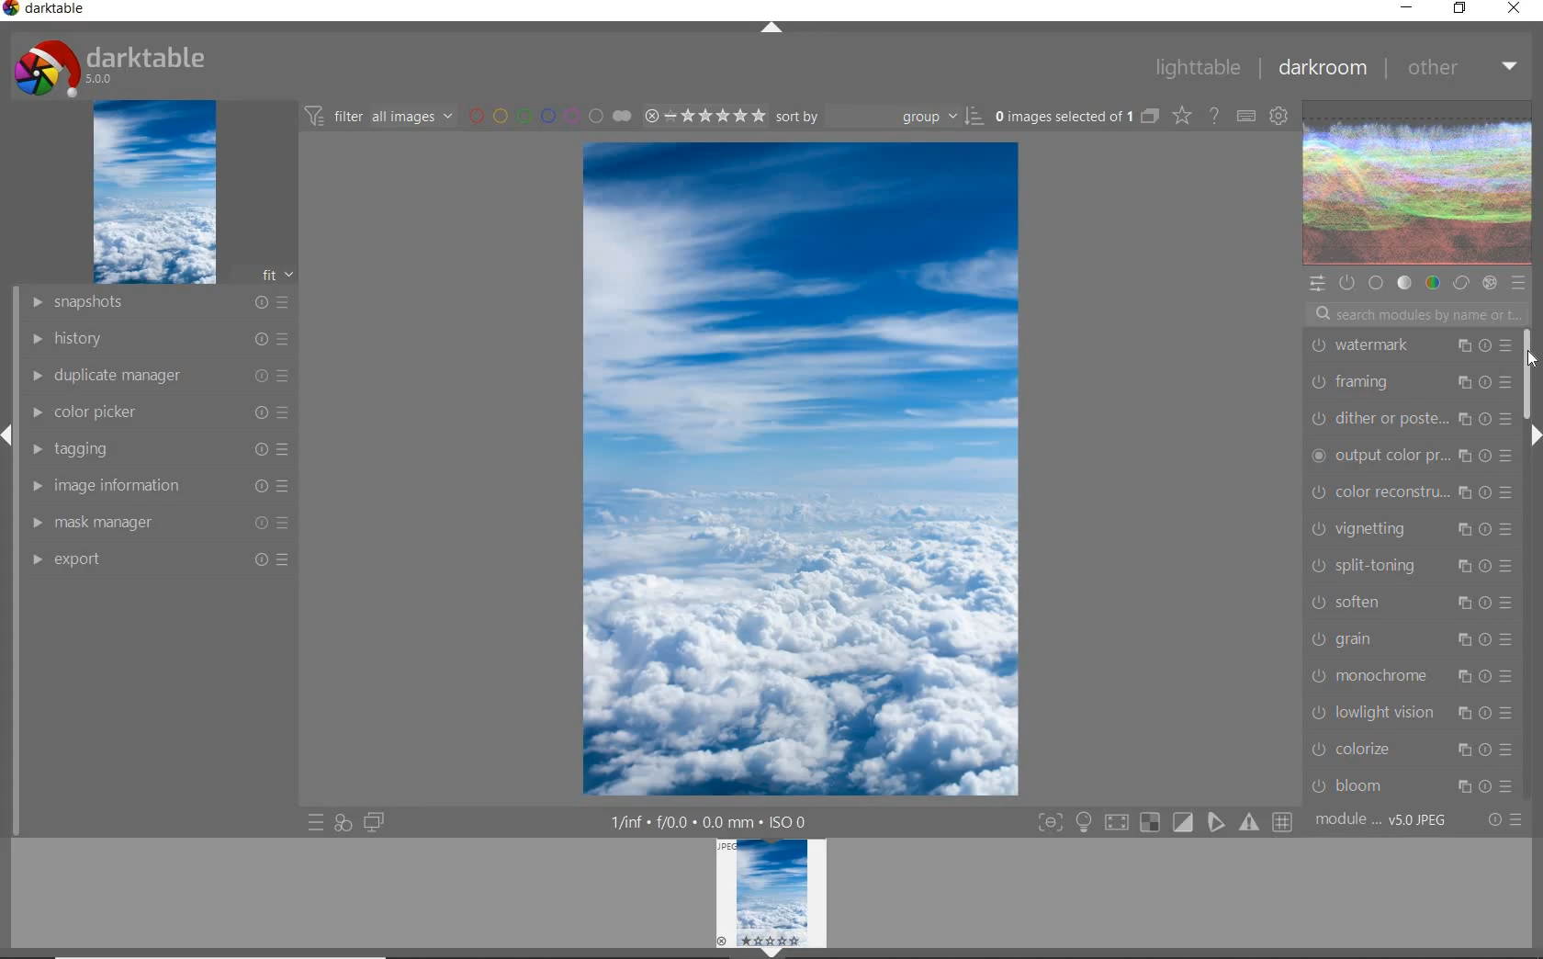 The image size is (1543, 959). I want to click on COLOR, so click(1432, 284).